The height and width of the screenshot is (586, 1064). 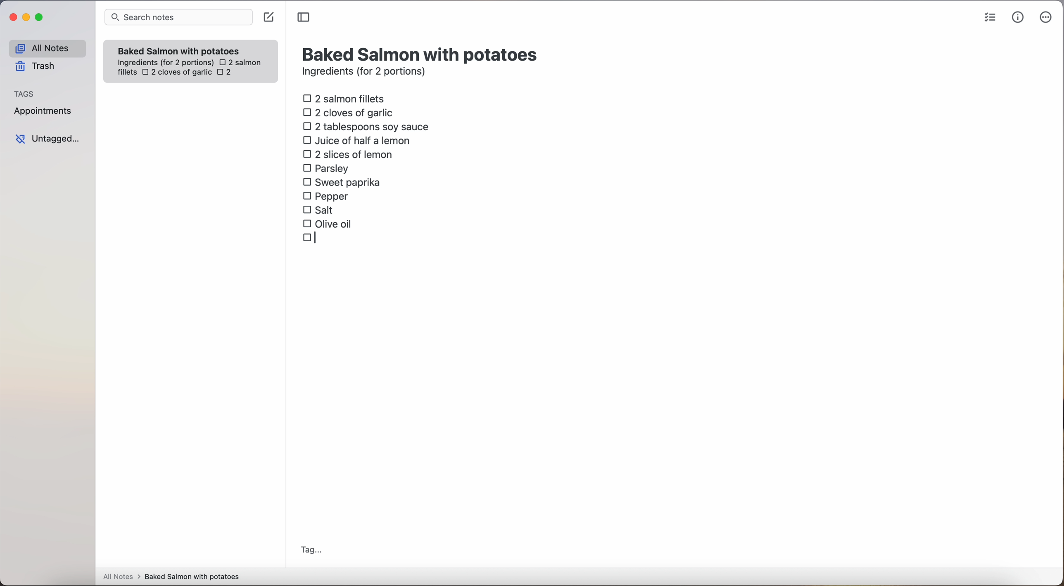 I want to click on 2 salmon fillets, so click(x=347, y=98).